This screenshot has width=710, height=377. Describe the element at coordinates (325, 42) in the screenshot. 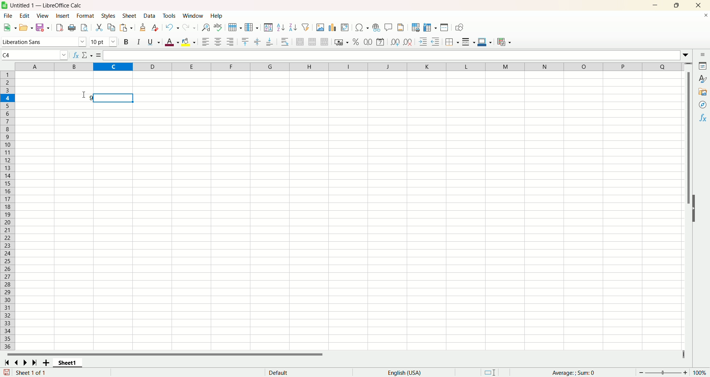

I see `unmerge cell` at that location.